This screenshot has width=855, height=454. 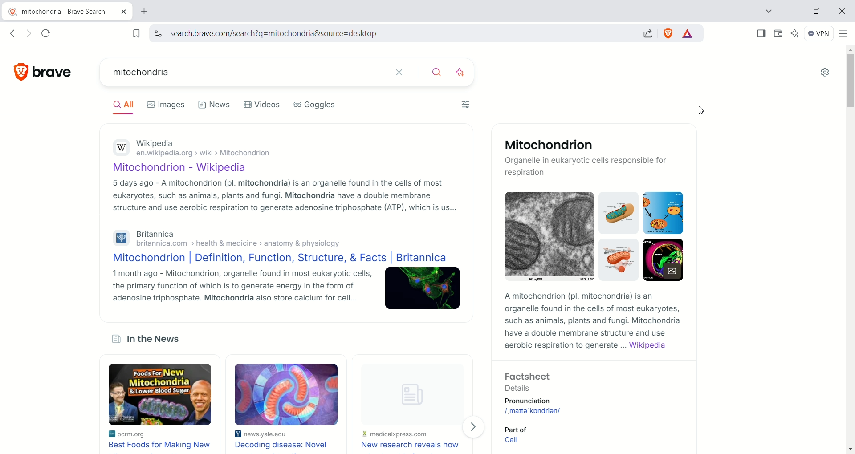 What do you see at coordinates (399, 71) in the screenshot?
I see `clear` at bounding box center [399, 71].